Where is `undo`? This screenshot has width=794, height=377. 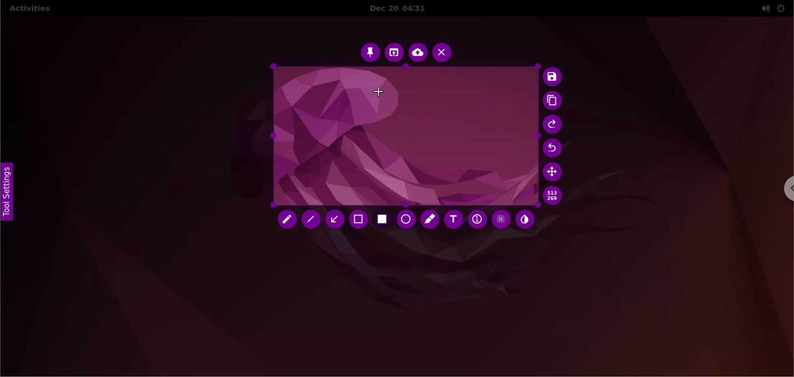
undo is located at coordinates (553, 148).